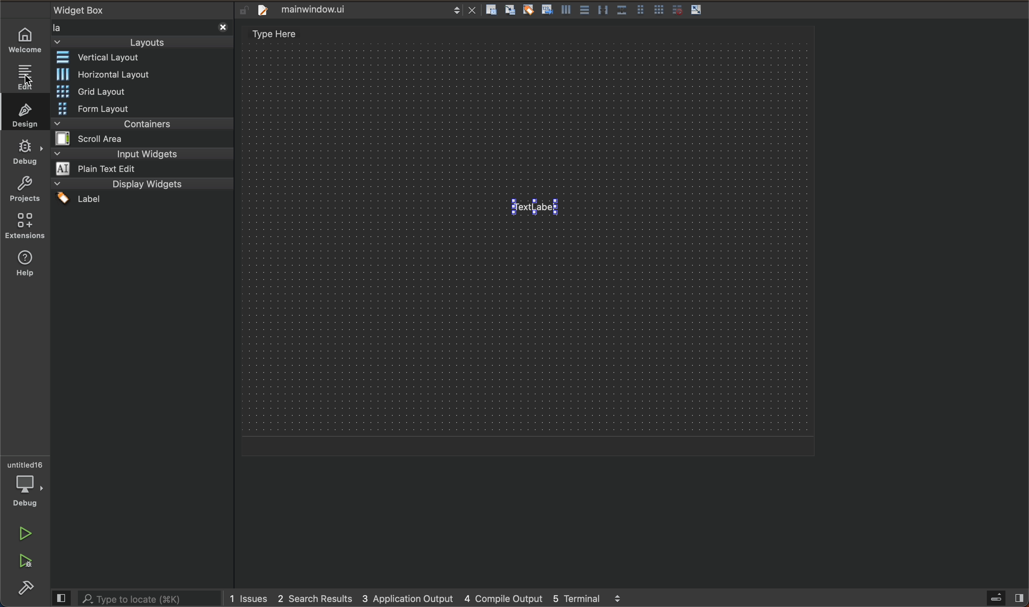 This screenshot has height=607, width=1029. I want to click on Search, so click(113, 26).